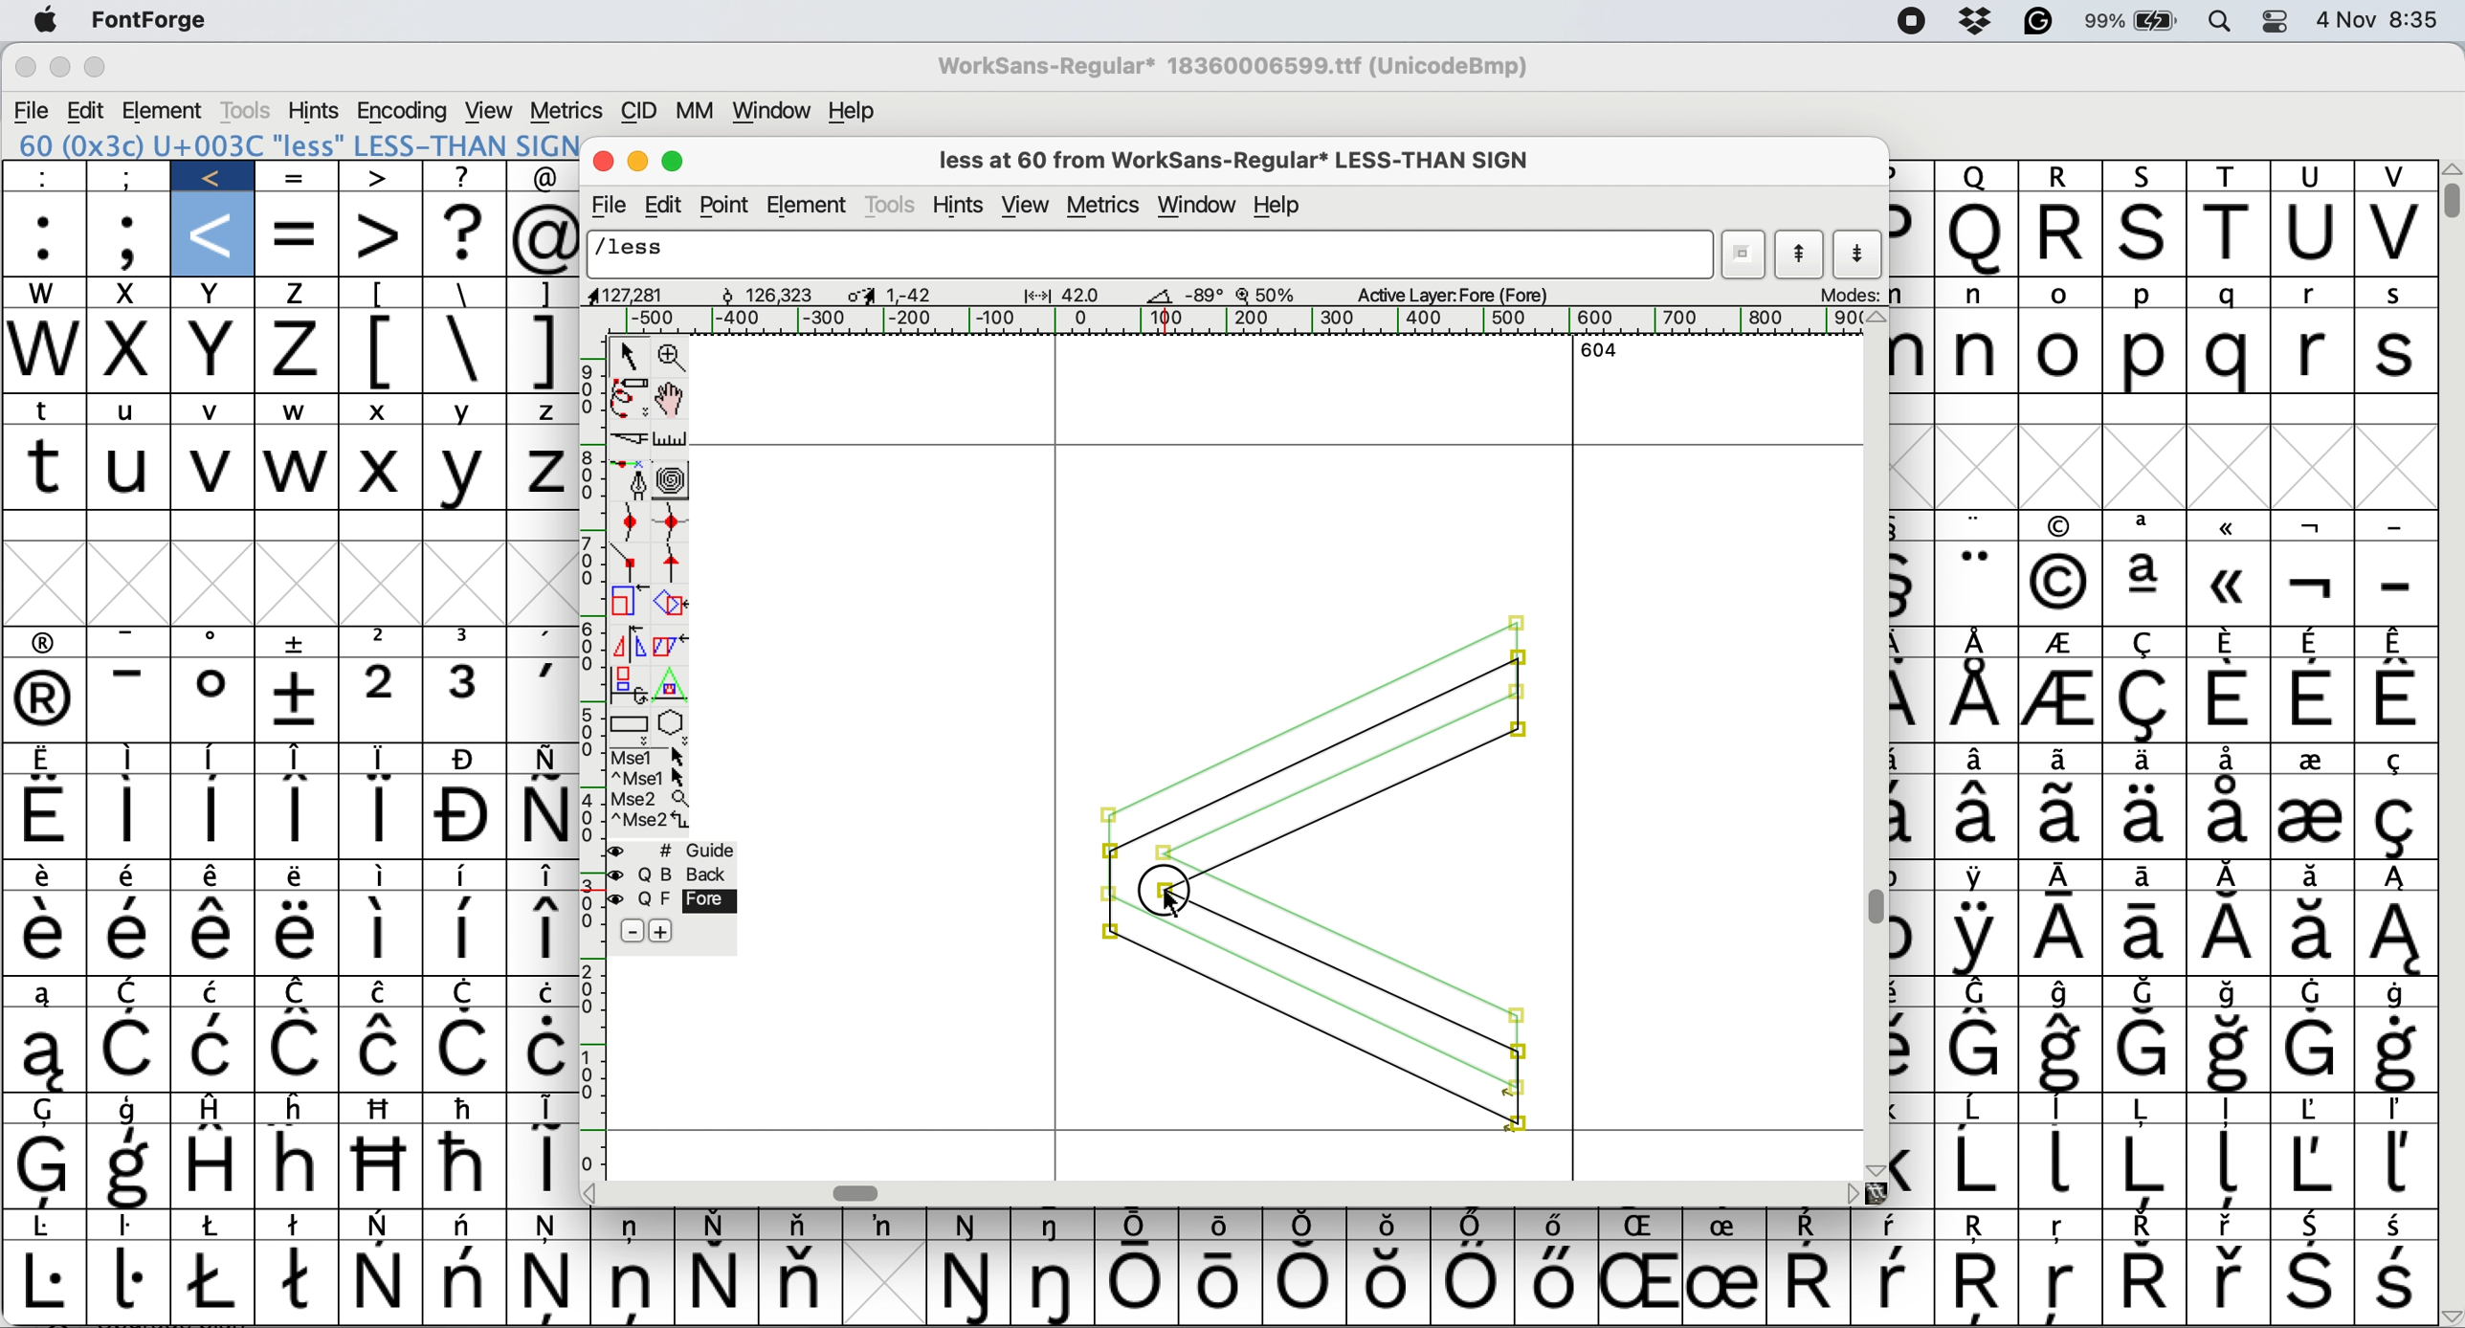 Image resolution: width=2465 pixels, height=1328 pixels. I want to click on change whether spiro is active or not, so click(672, 478).